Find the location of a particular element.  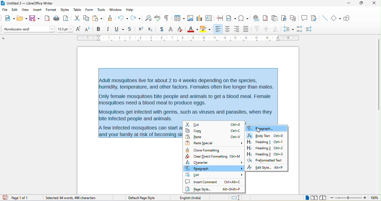

basic shapes is located at coordinates (336, 18).